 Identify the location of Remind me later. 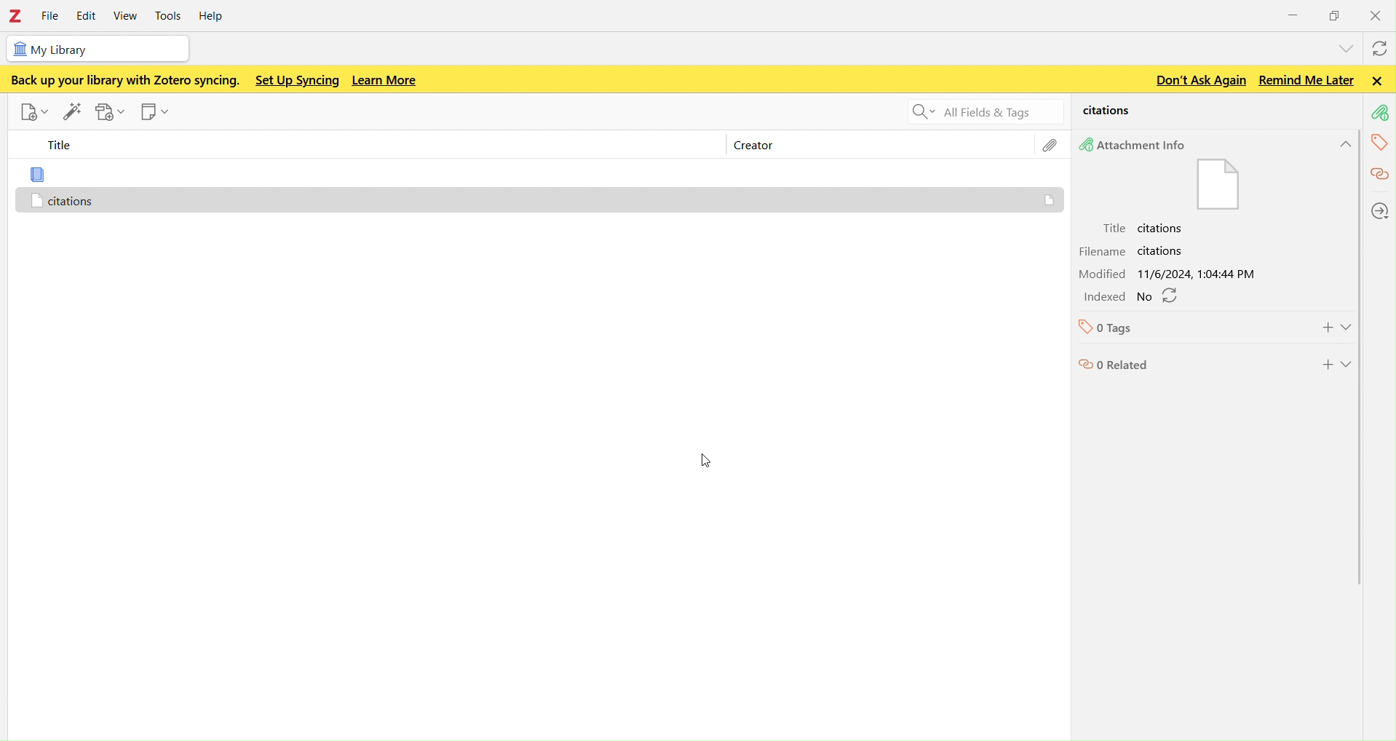
(1306, 79).